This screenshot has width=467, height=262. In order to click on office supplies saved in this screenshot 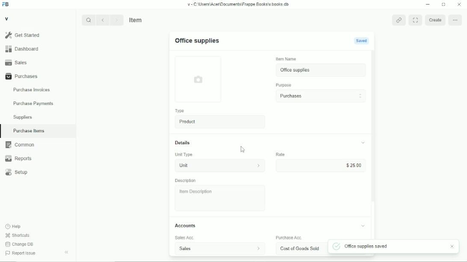, I will do `click(362, 247)`.